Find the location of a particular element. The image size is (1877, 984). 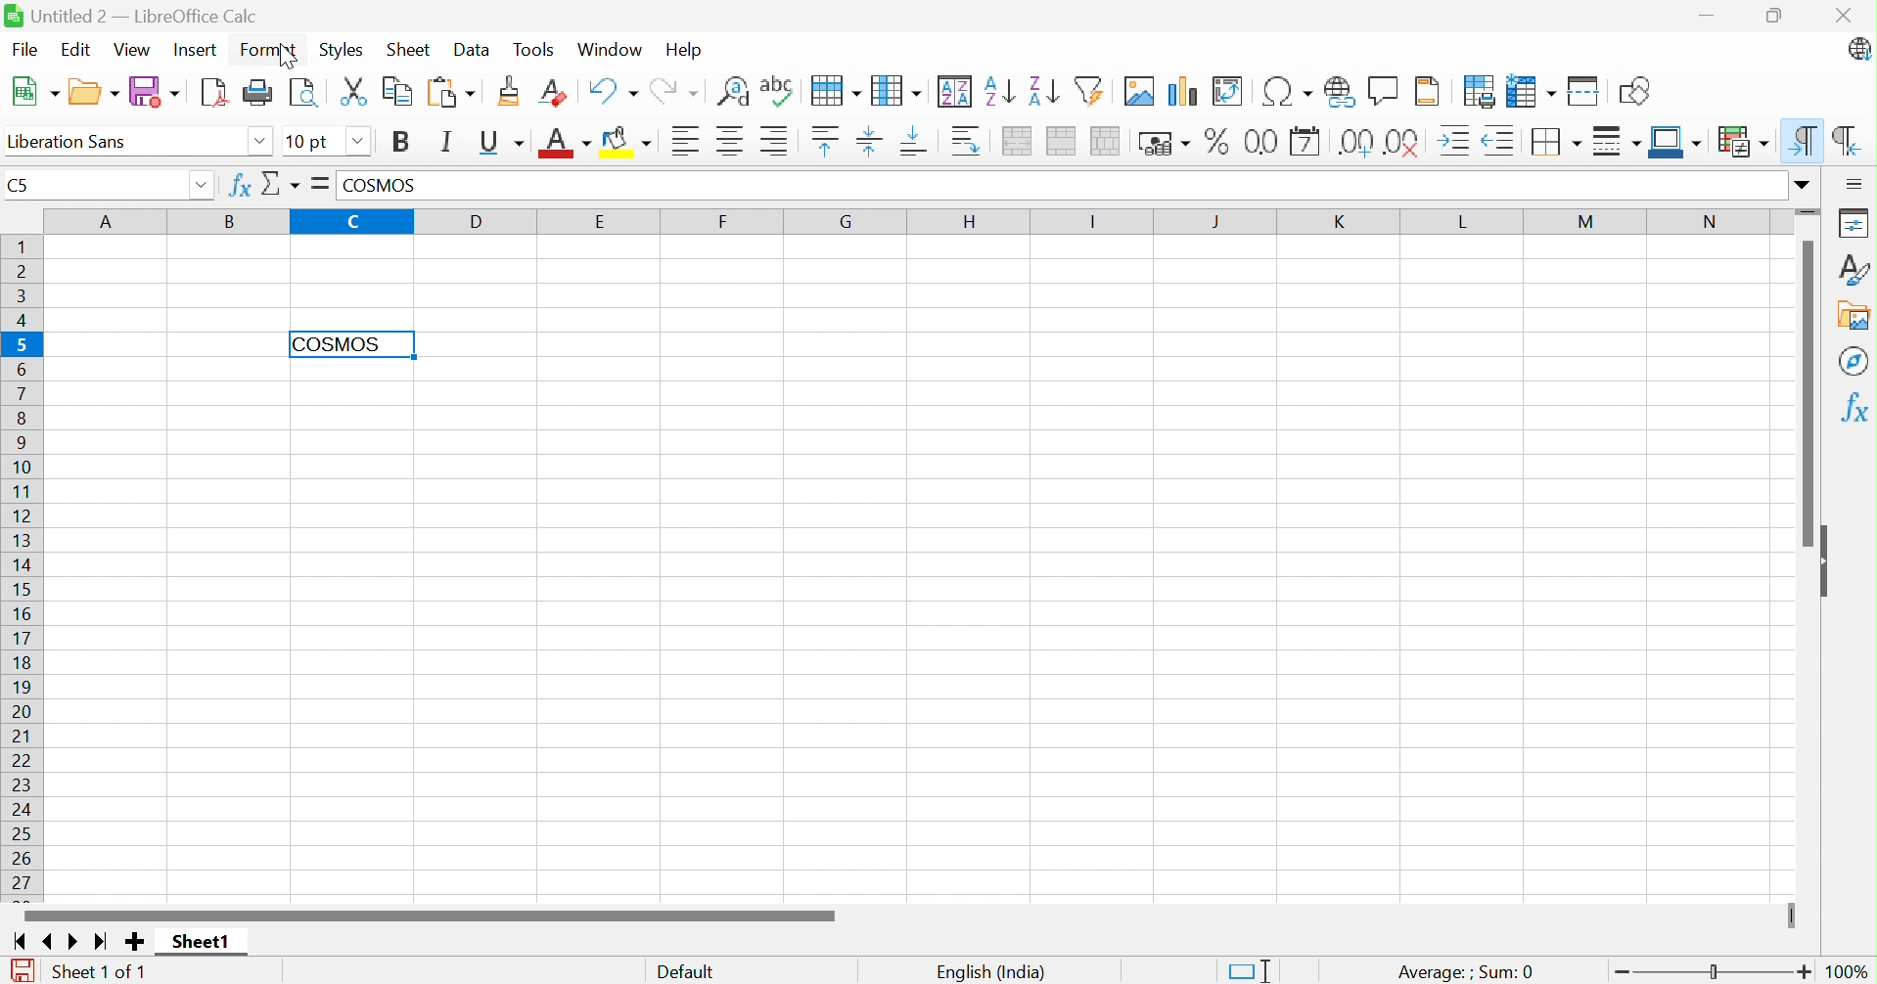

Drop Down is located at coordinates (258, 144).